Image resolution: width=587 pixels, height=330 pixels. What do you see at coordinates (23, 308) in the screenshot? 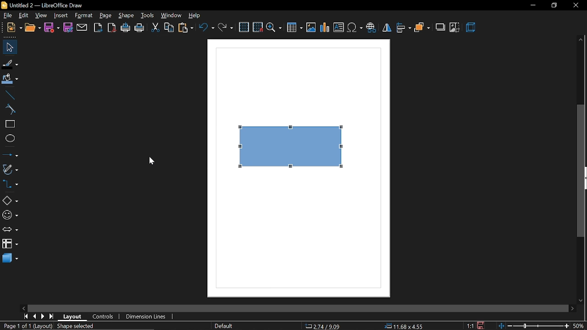
I see `move left` at bounding box center [23, 308].